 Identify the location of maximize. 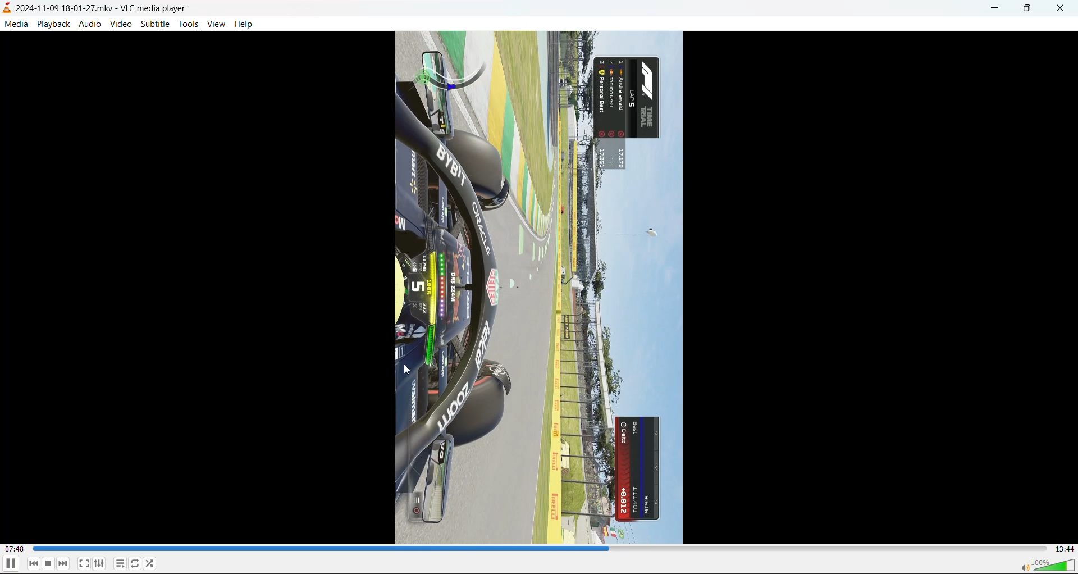
(1030, 10).